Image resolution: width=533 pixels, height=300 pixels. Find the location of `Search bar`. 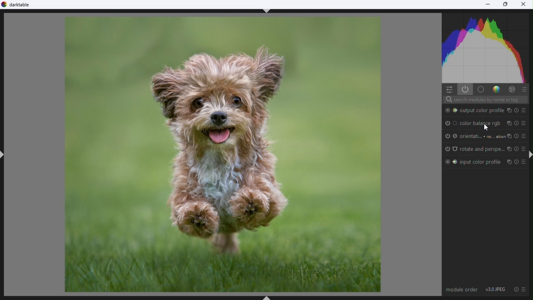

Search bar is located at coordinates (485, 100).